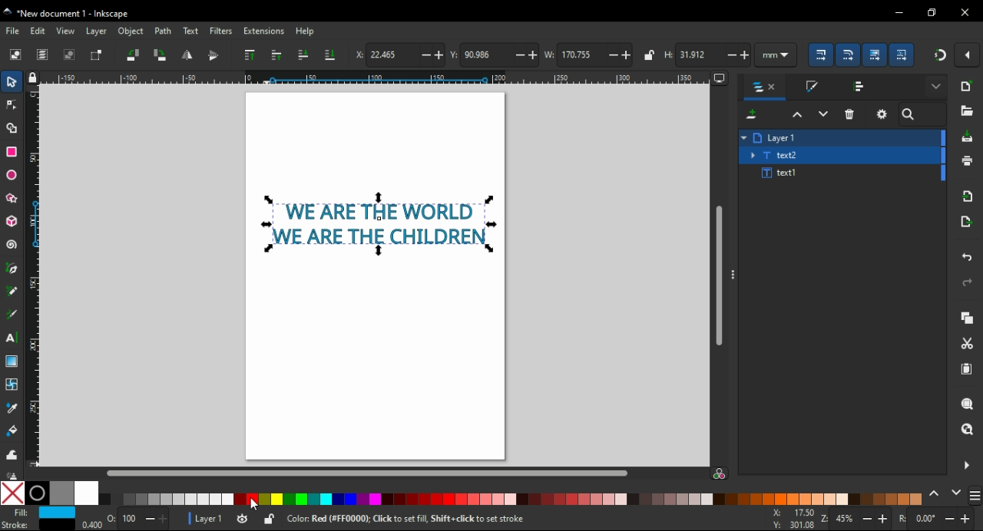  What do you see at coordinates (187, 55) in the screenshot?
I see `flip horizontal` at bounding box center [187, 55].